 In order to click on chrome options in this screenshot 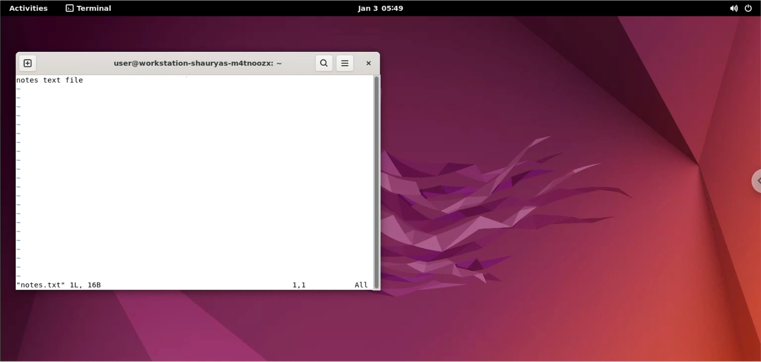, I will do `click(753, 183)`.